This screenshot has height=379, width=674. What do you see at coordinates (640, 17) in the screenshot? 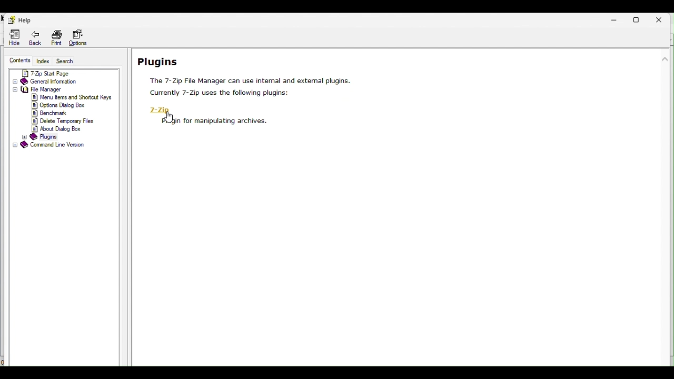
I see `Restore` at bounding box center [640, 17].